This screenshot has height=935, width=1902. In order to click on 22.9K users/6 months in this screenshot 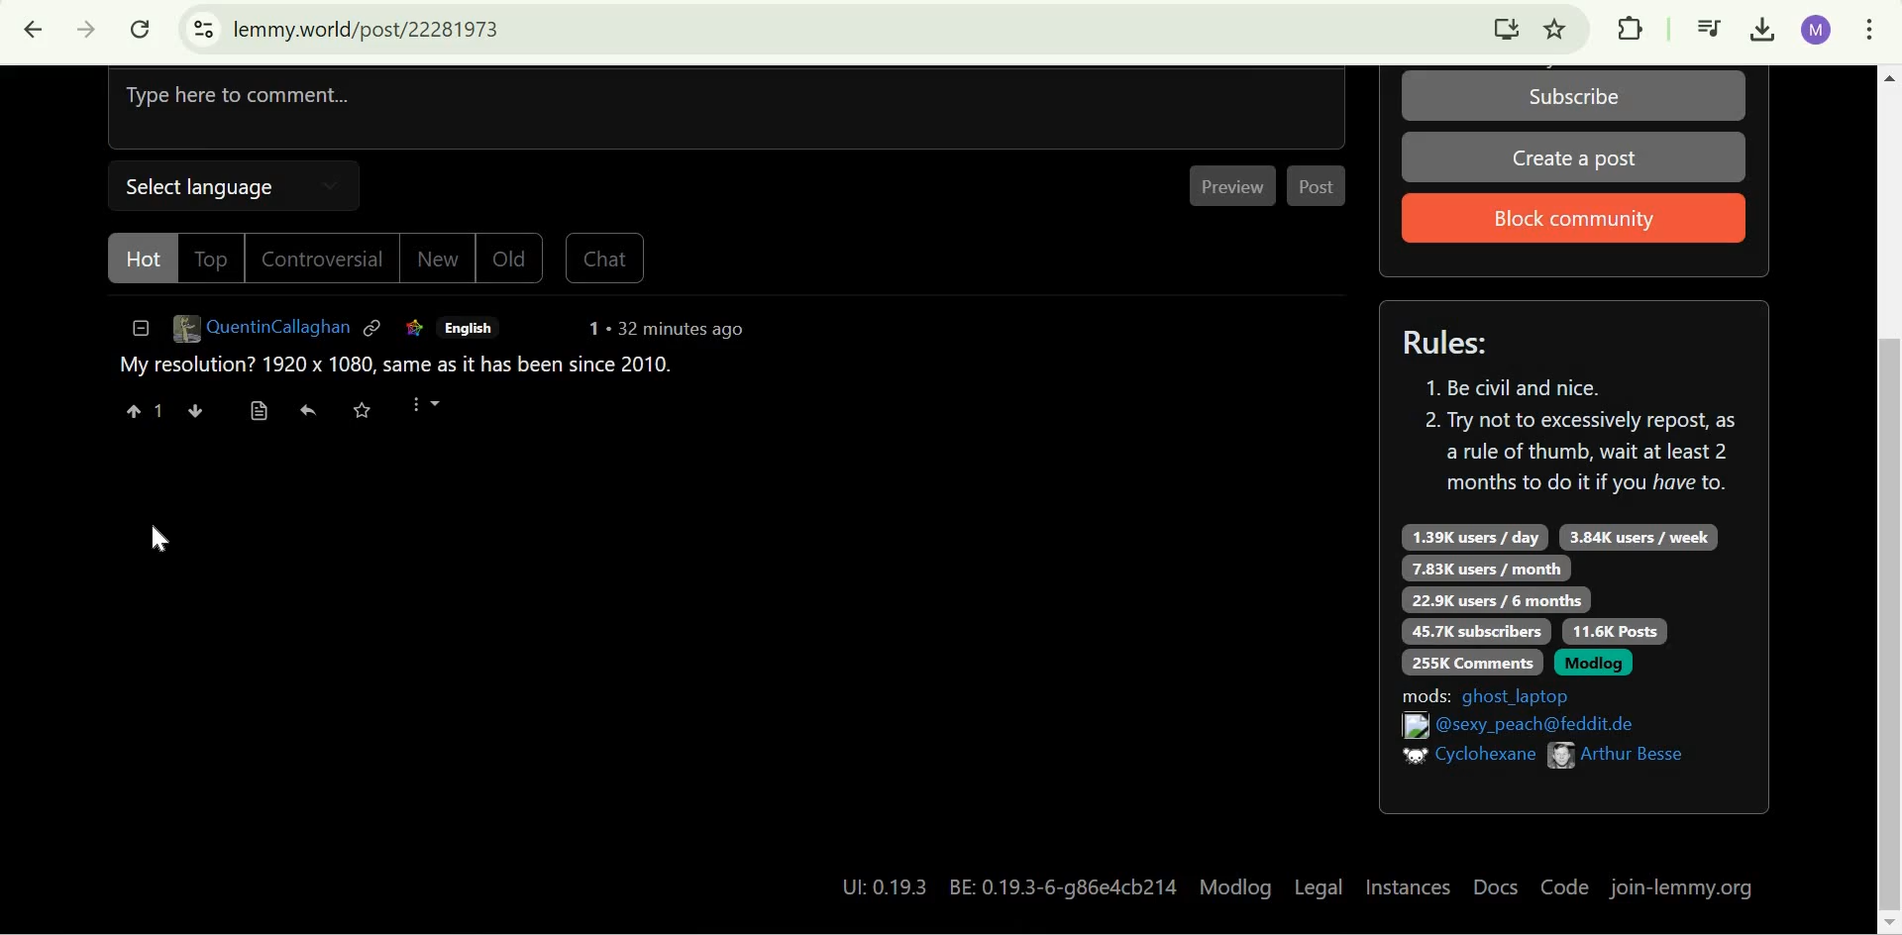, I will do `click(1499, 600)`.